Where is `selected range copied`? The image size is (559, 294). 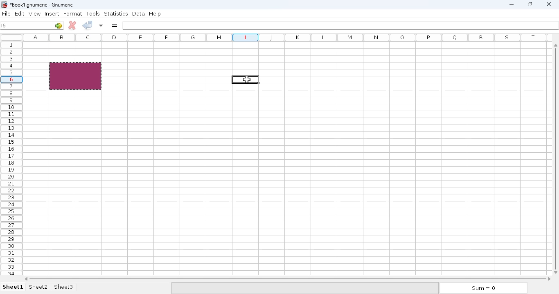
selected range copied is located at coordinates (75, 76).